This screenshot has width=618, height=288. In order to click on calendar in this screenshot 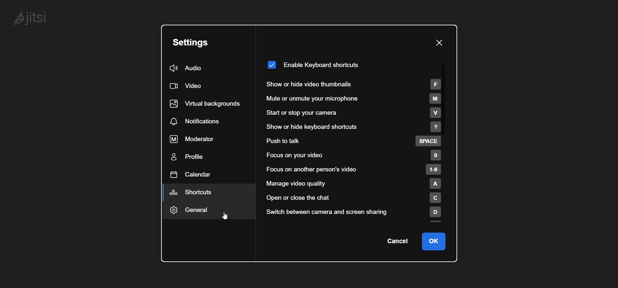, I will do `click(191, 174)`.